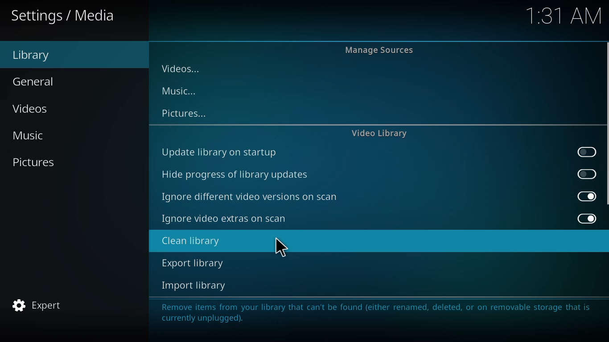 Image resolution: width=609 pixels, height=342 pixels. I want to click on enable, so click(588, 173).